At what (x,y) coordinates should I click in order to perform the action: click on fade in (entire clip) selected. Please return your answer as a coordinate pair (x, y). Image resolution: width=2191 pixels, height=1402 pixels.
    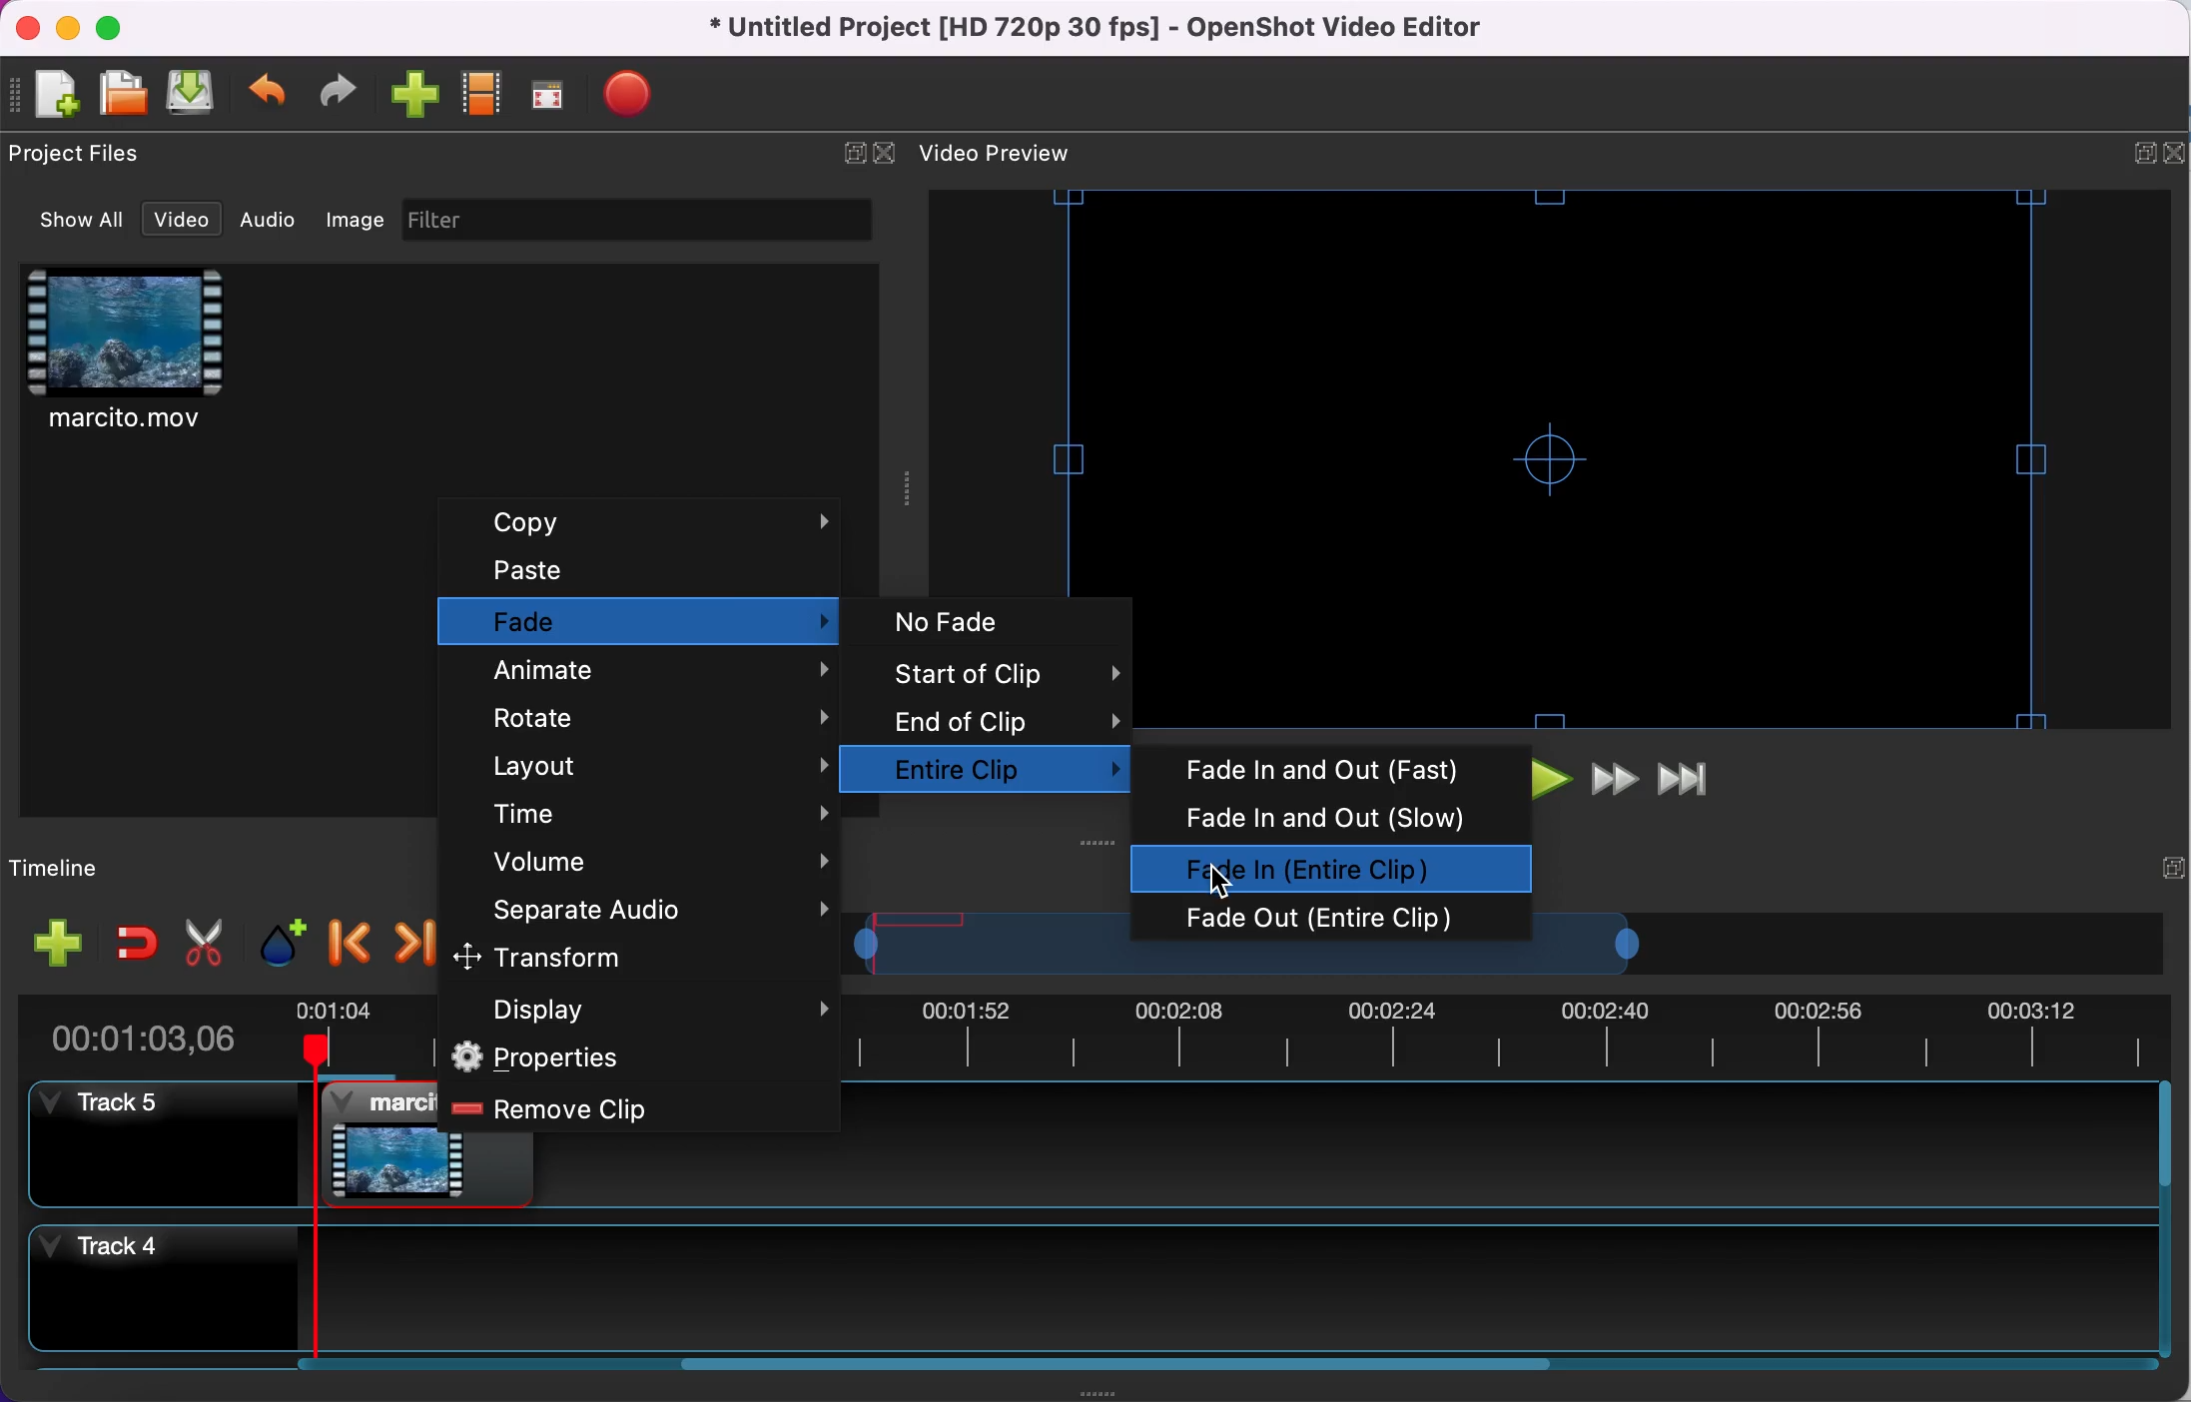
    Looking at the image, I should click on (1335, 869).